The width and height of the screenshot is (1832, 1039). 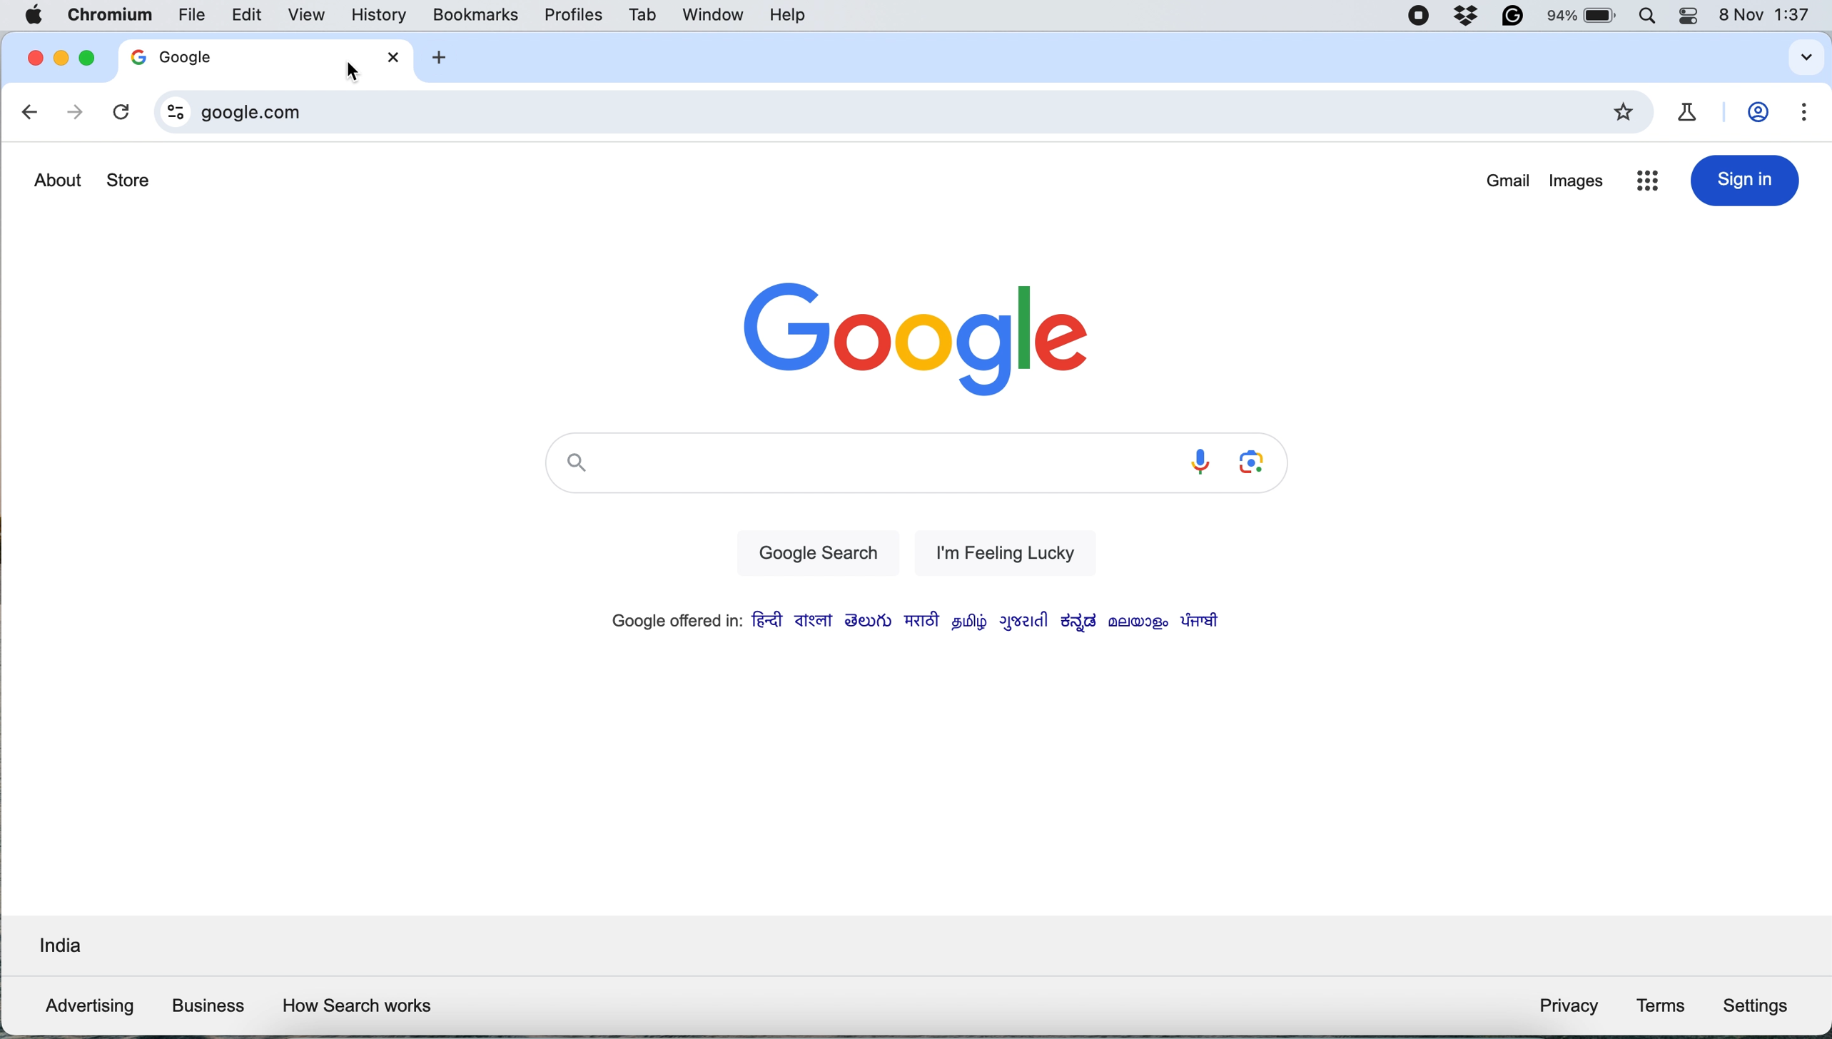 I want to click on go forward, so click(x=73, y=113).